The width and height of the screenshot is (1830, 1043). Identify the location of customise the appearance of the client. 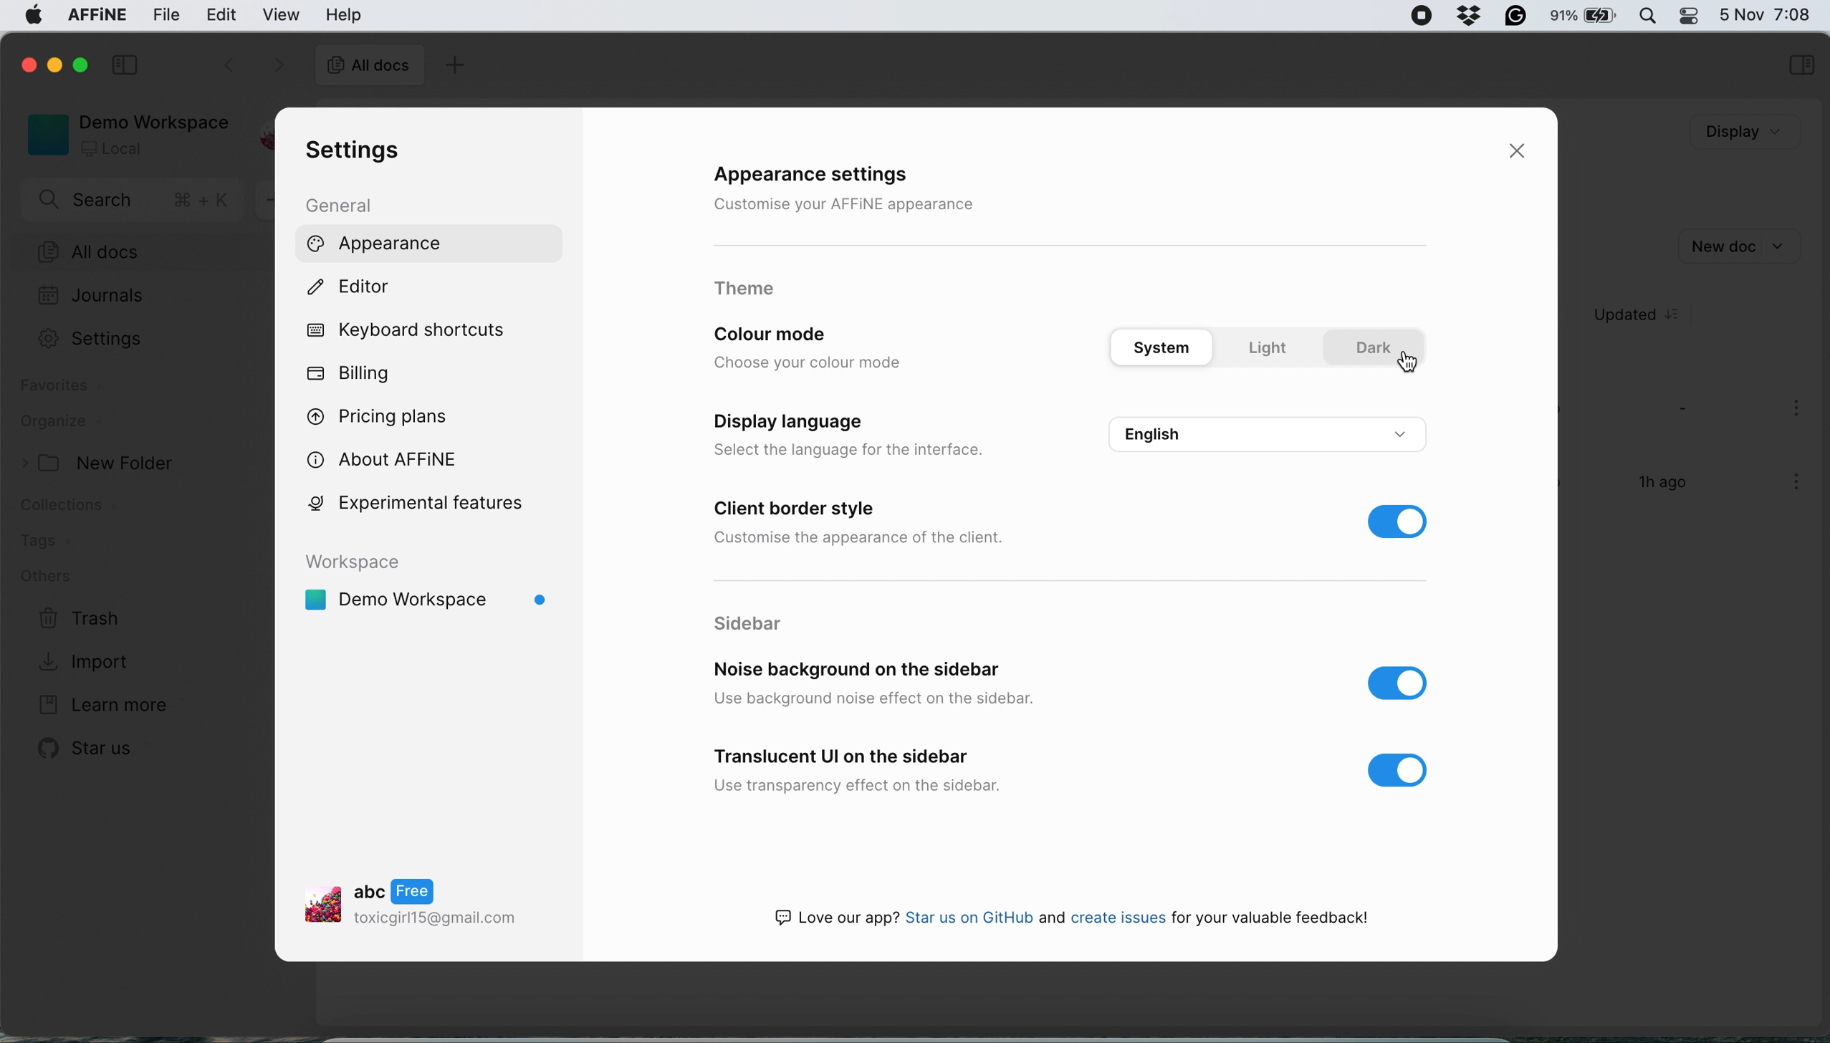
(868, 541).